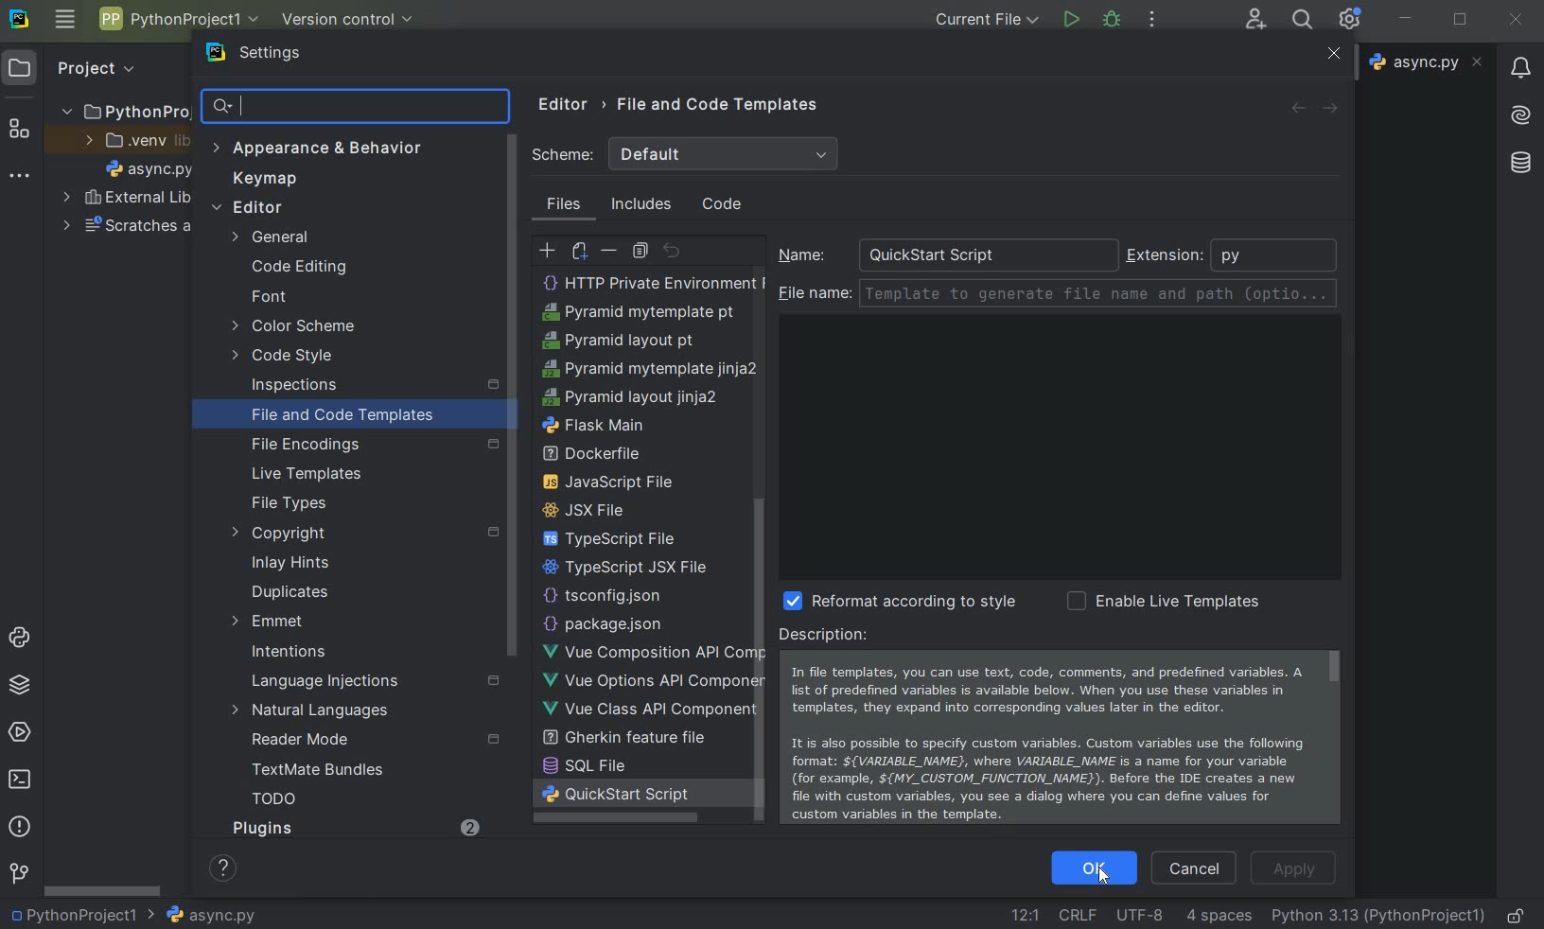  Describe the element at coordinates (1335, 61) in the screenshot. I see `Close` at that location.